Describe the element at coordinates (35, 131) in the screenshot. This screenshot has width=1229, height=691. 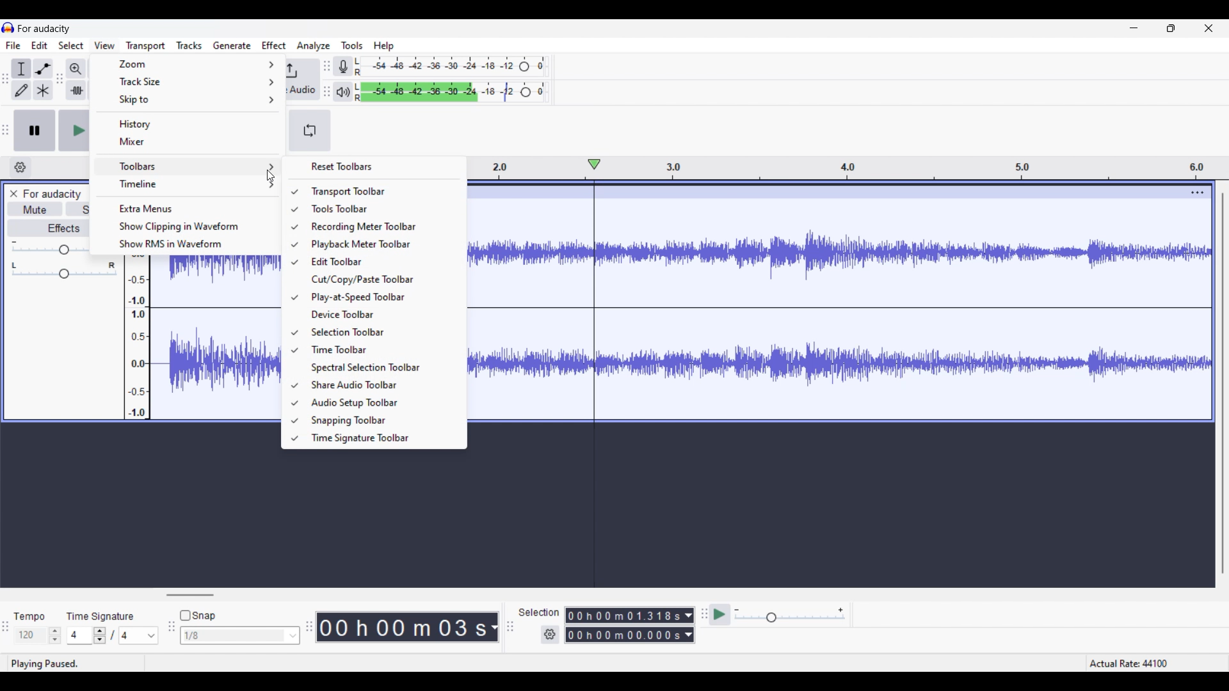
I see `Pause` at that location.